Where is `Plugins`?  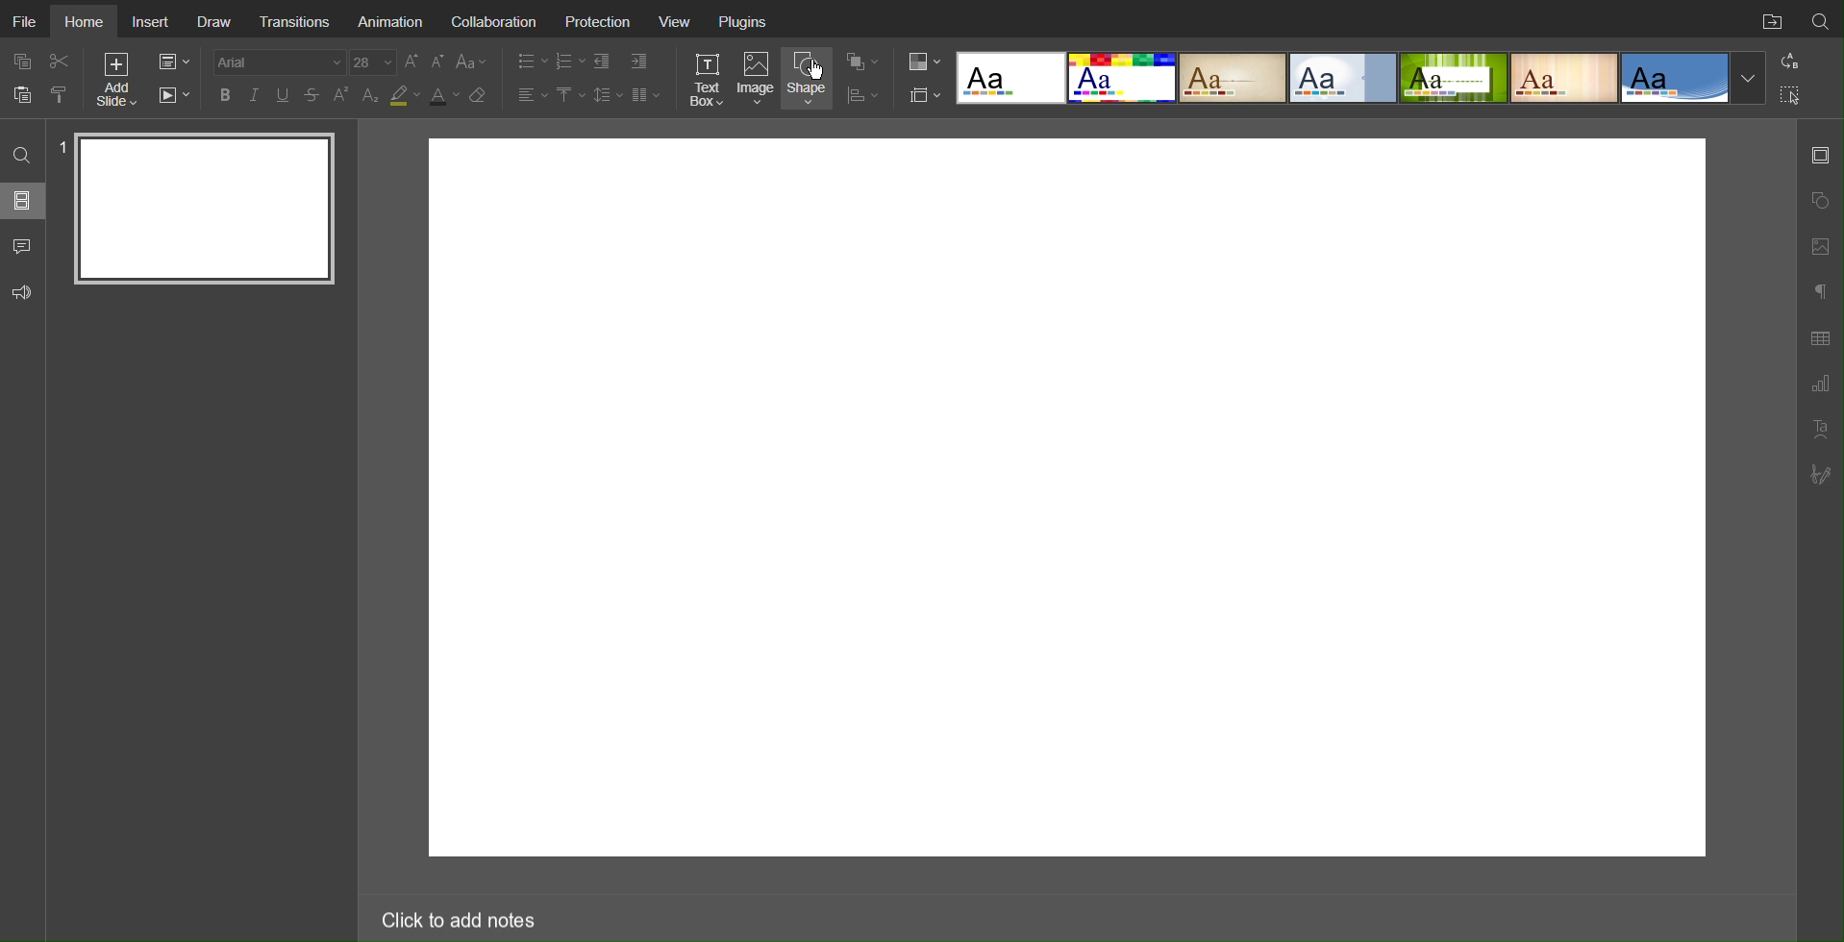
Plugins is located at coordinates (742, 20).